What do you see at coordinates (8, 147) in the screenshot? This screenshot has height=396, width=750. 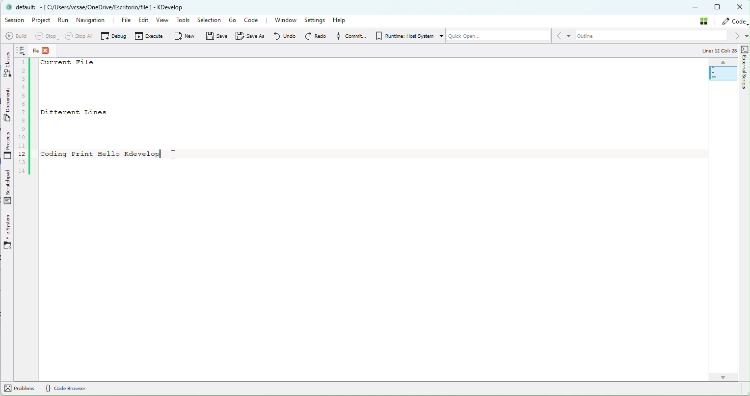 I see `Projects` at bounding box center [8, 147].